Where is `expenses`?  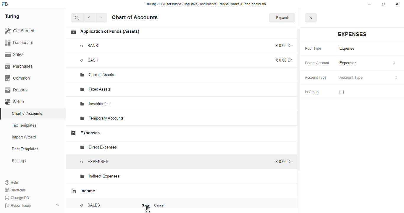 expenses is located at coordinates (352, 34).